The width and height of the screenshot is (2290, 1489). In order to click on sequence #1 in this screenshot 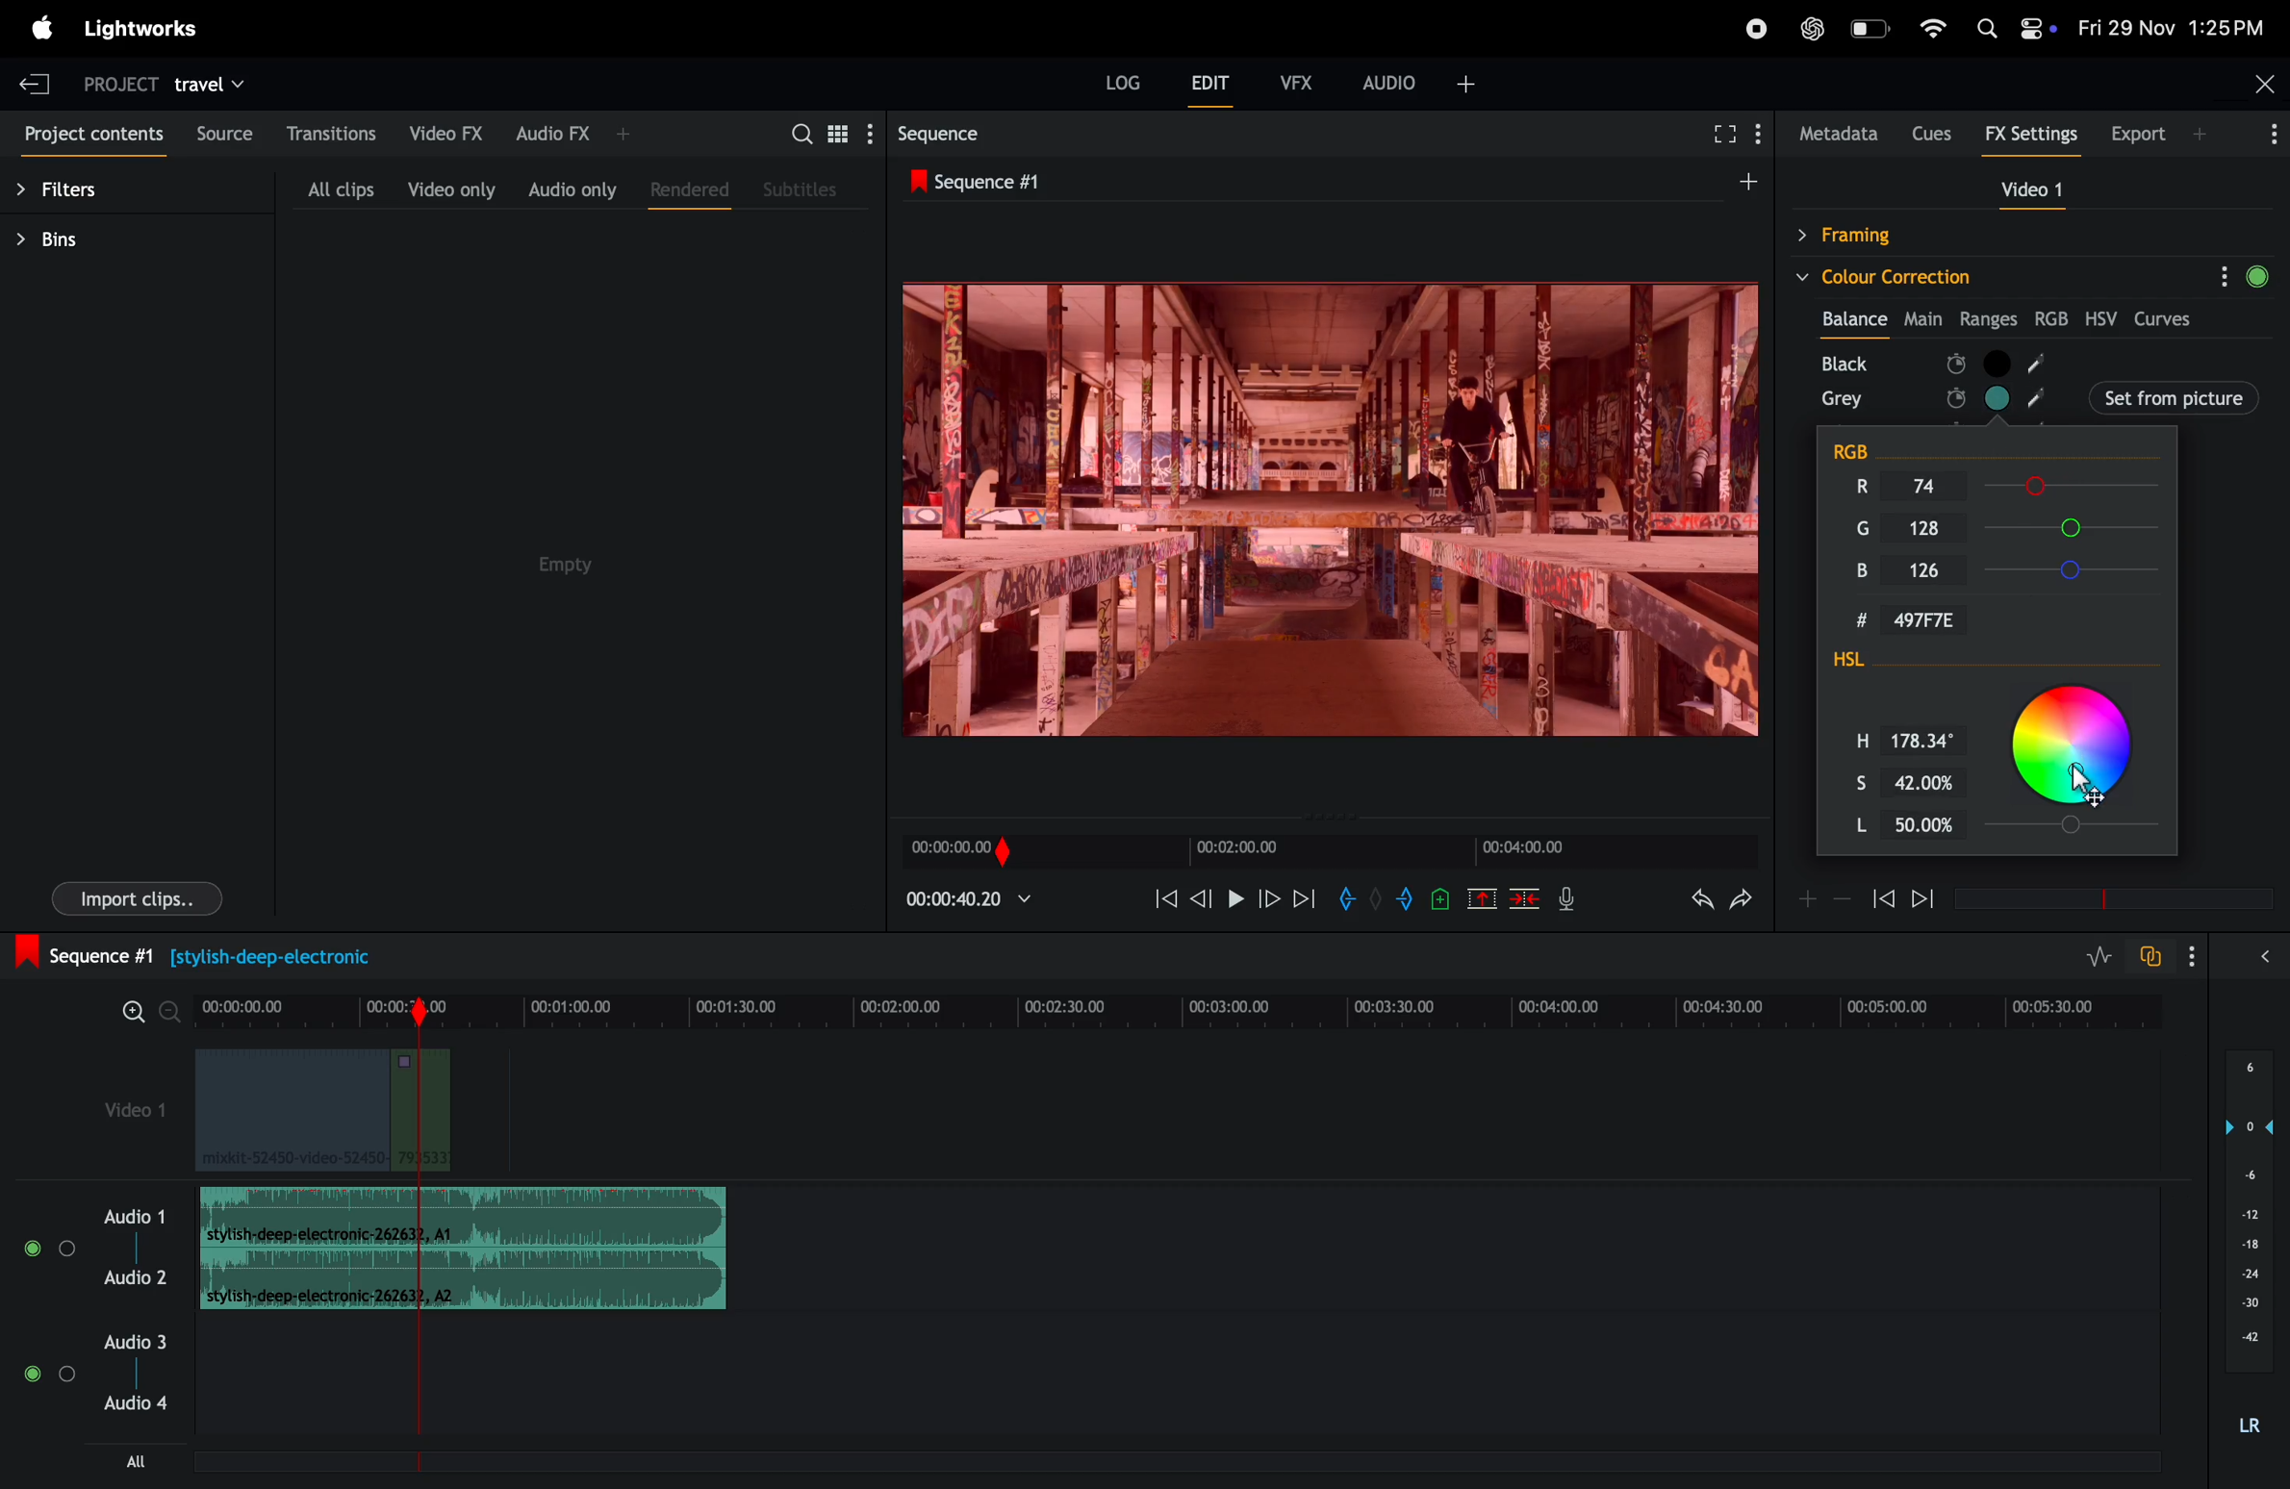, I will do `click(1326, 179)`.